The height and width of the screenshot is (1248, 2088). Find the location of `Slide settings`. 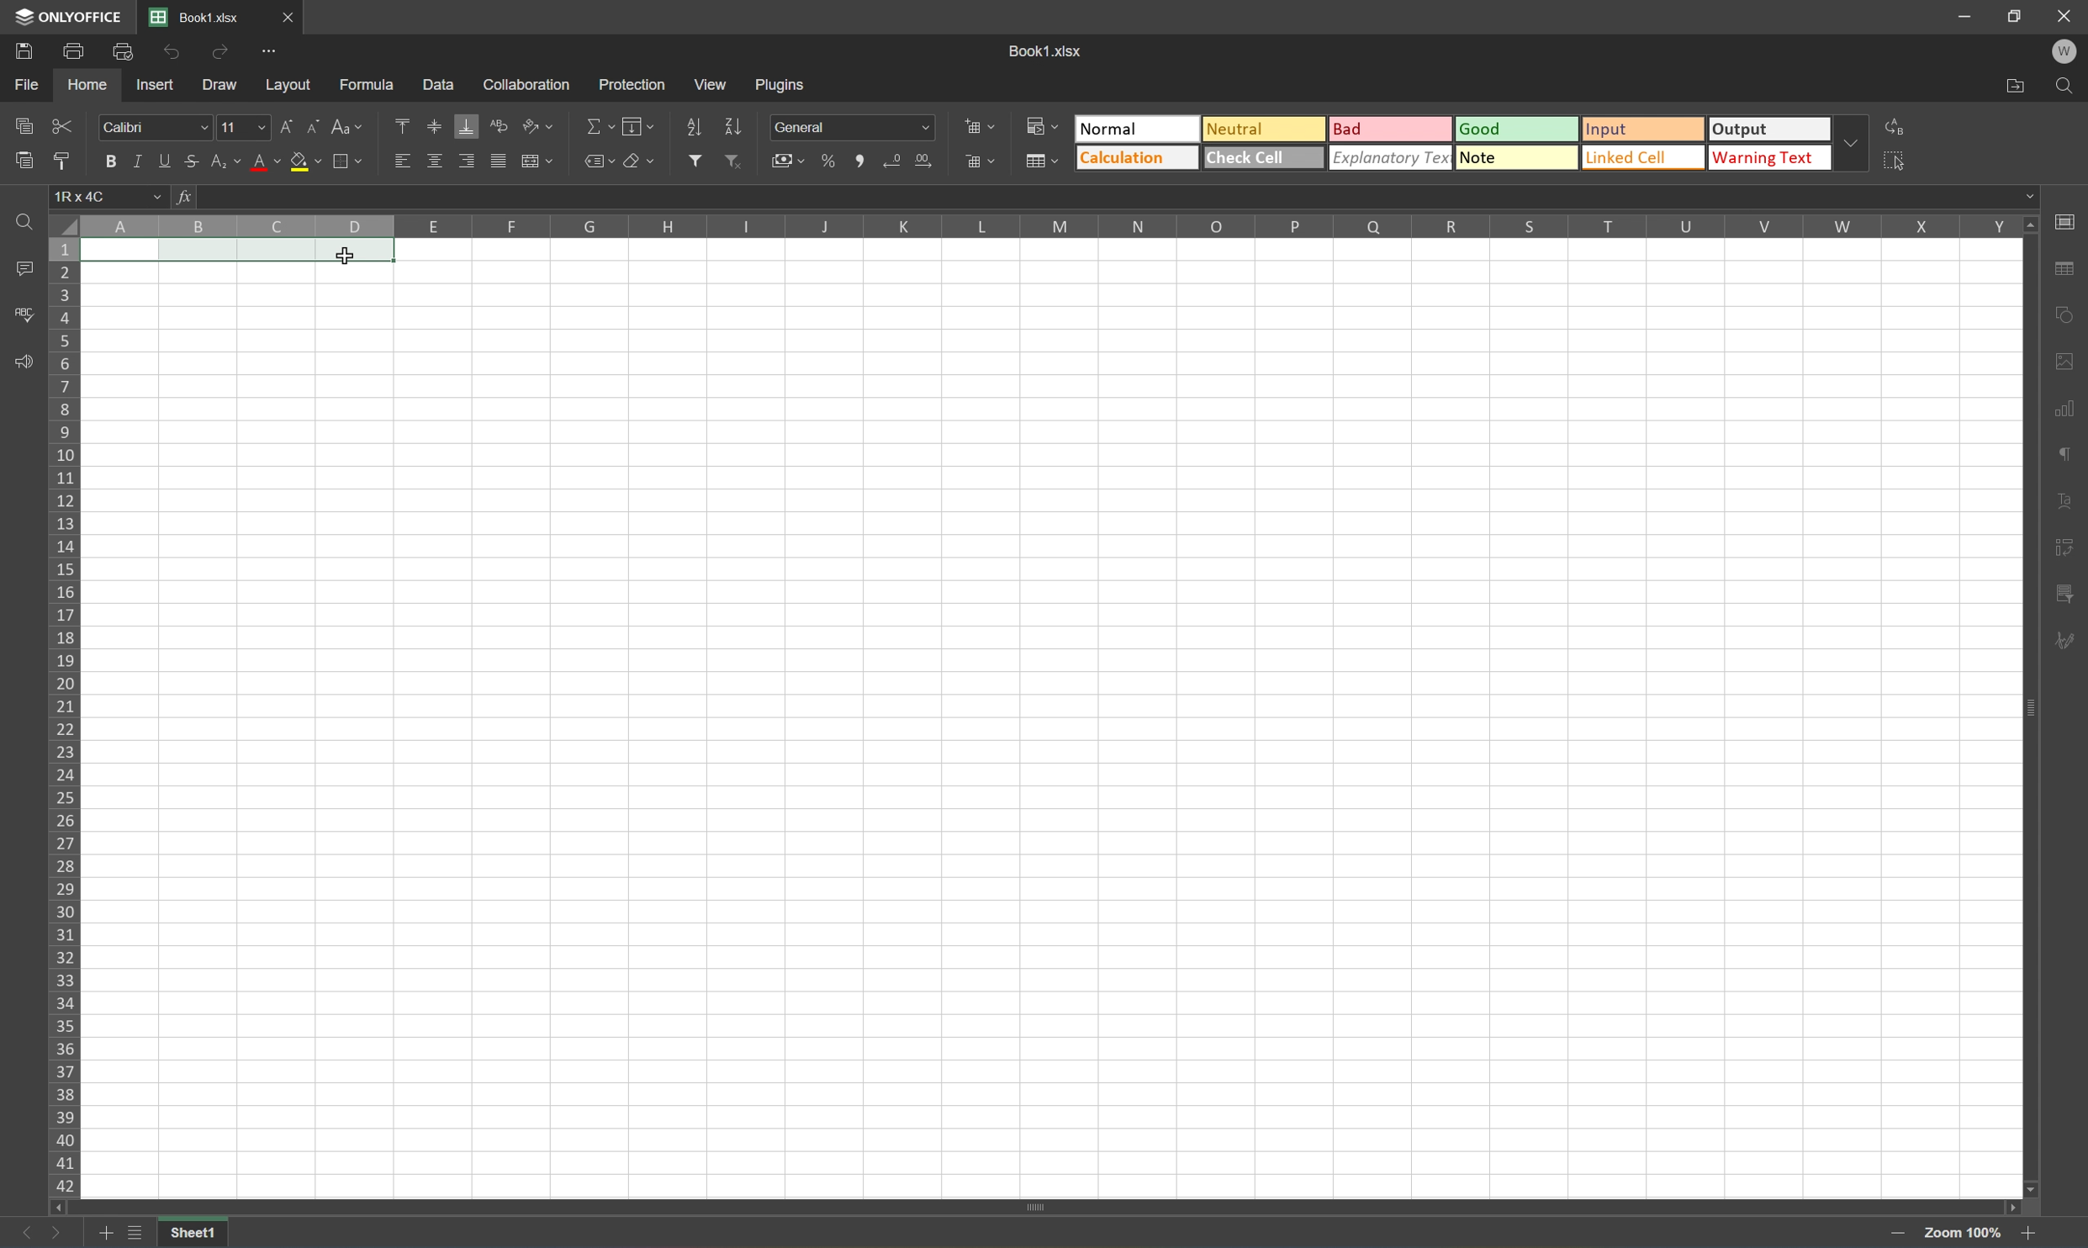

Slide settings is located at coordinates (2069, 221).